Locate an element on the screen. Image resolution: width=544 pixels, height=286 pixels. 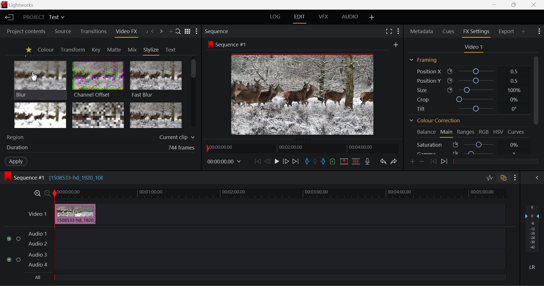
Matte is located at coordinates (114, 50).